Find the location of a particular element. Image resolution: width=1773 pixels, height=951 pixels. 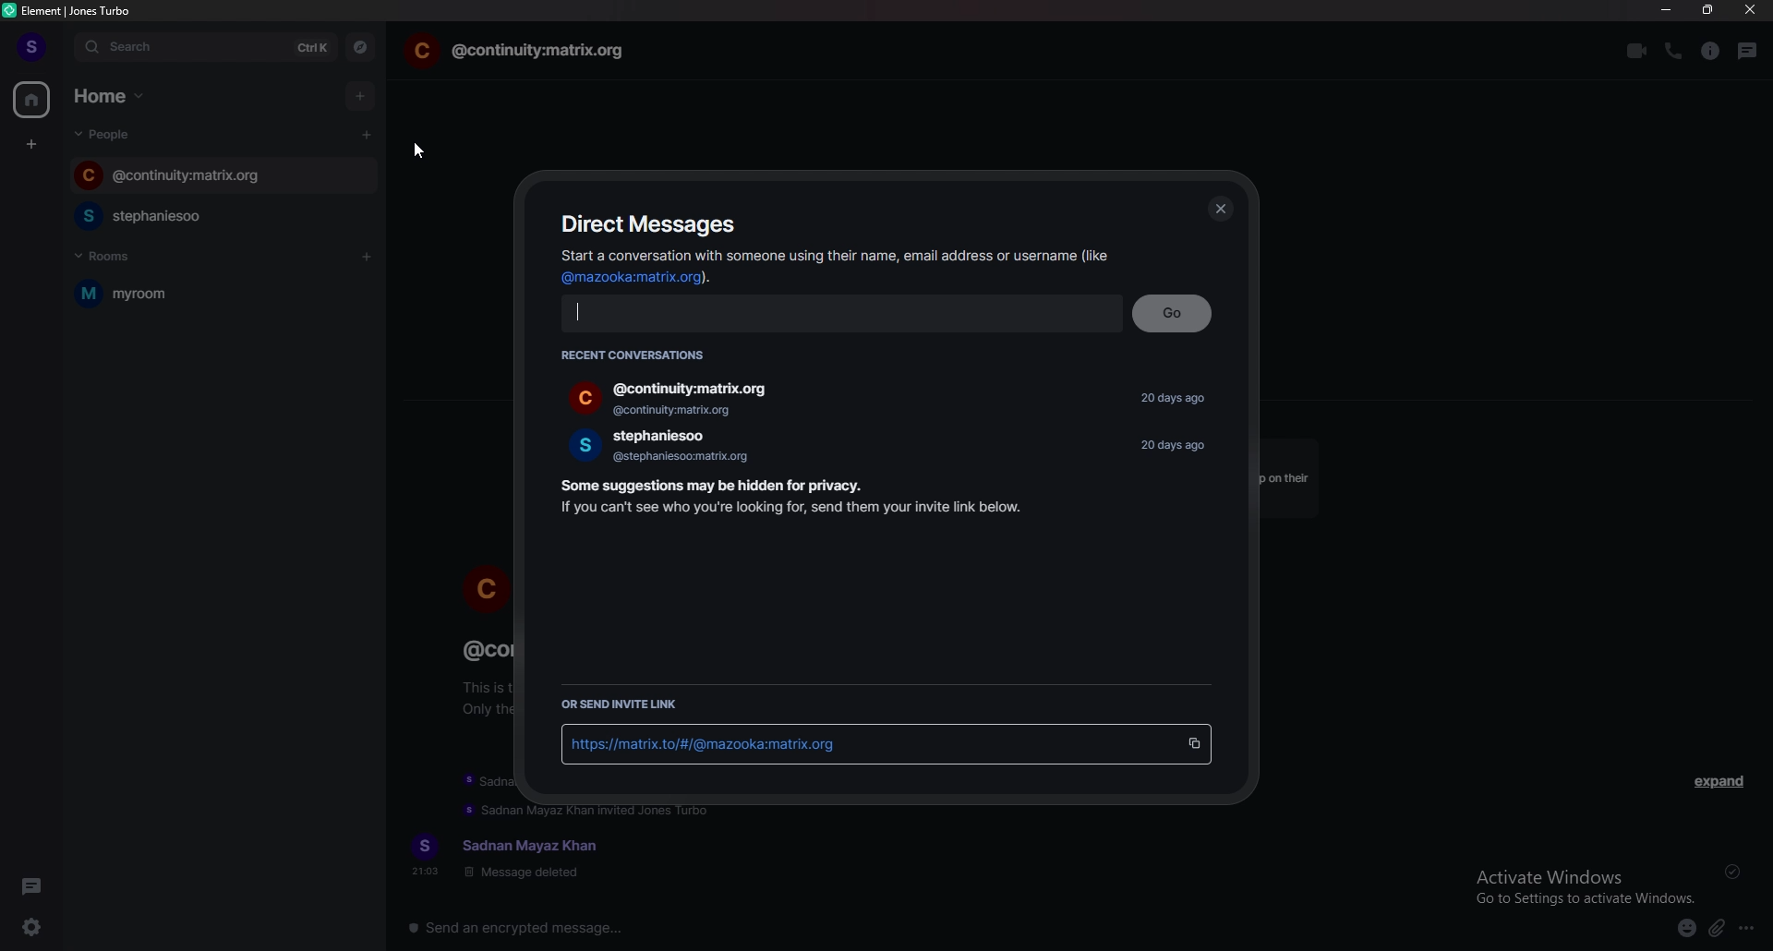

expand is located at coordinates (1718, 781).